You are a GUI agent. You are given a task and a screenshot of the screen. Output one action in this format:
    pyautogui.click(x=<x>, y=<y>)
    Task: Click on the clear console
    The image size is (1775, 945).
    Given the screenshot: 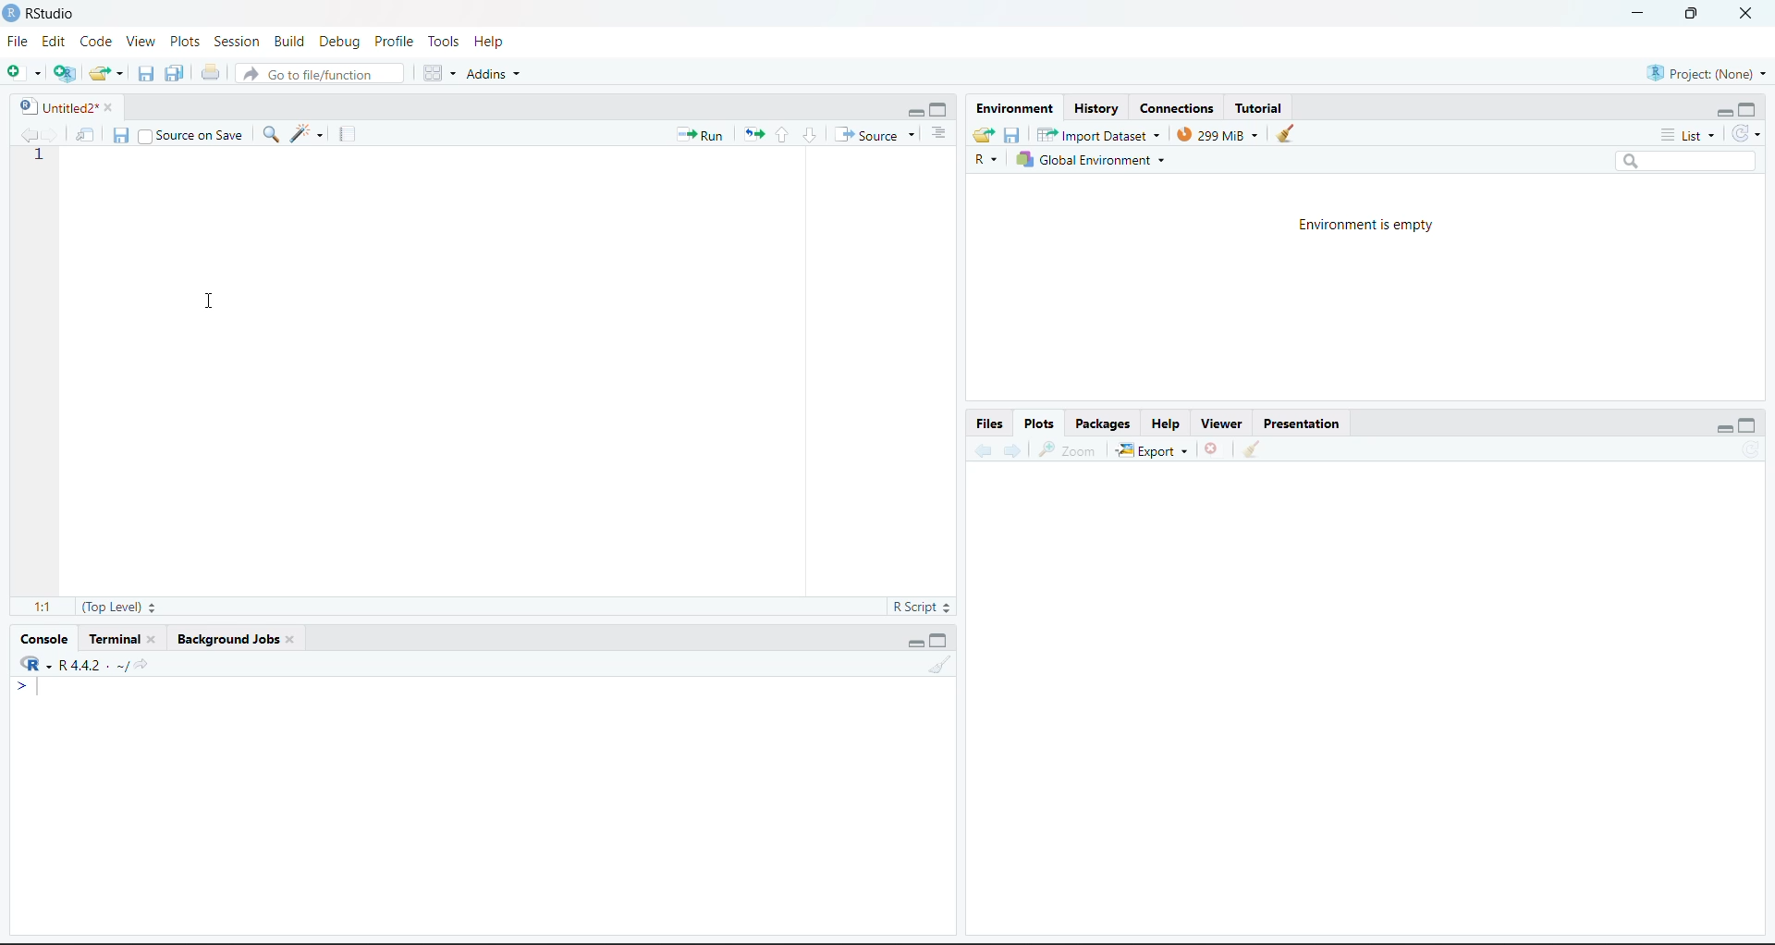 What is the action you would take?
    pyautogui.click(x=937, y=664)
    